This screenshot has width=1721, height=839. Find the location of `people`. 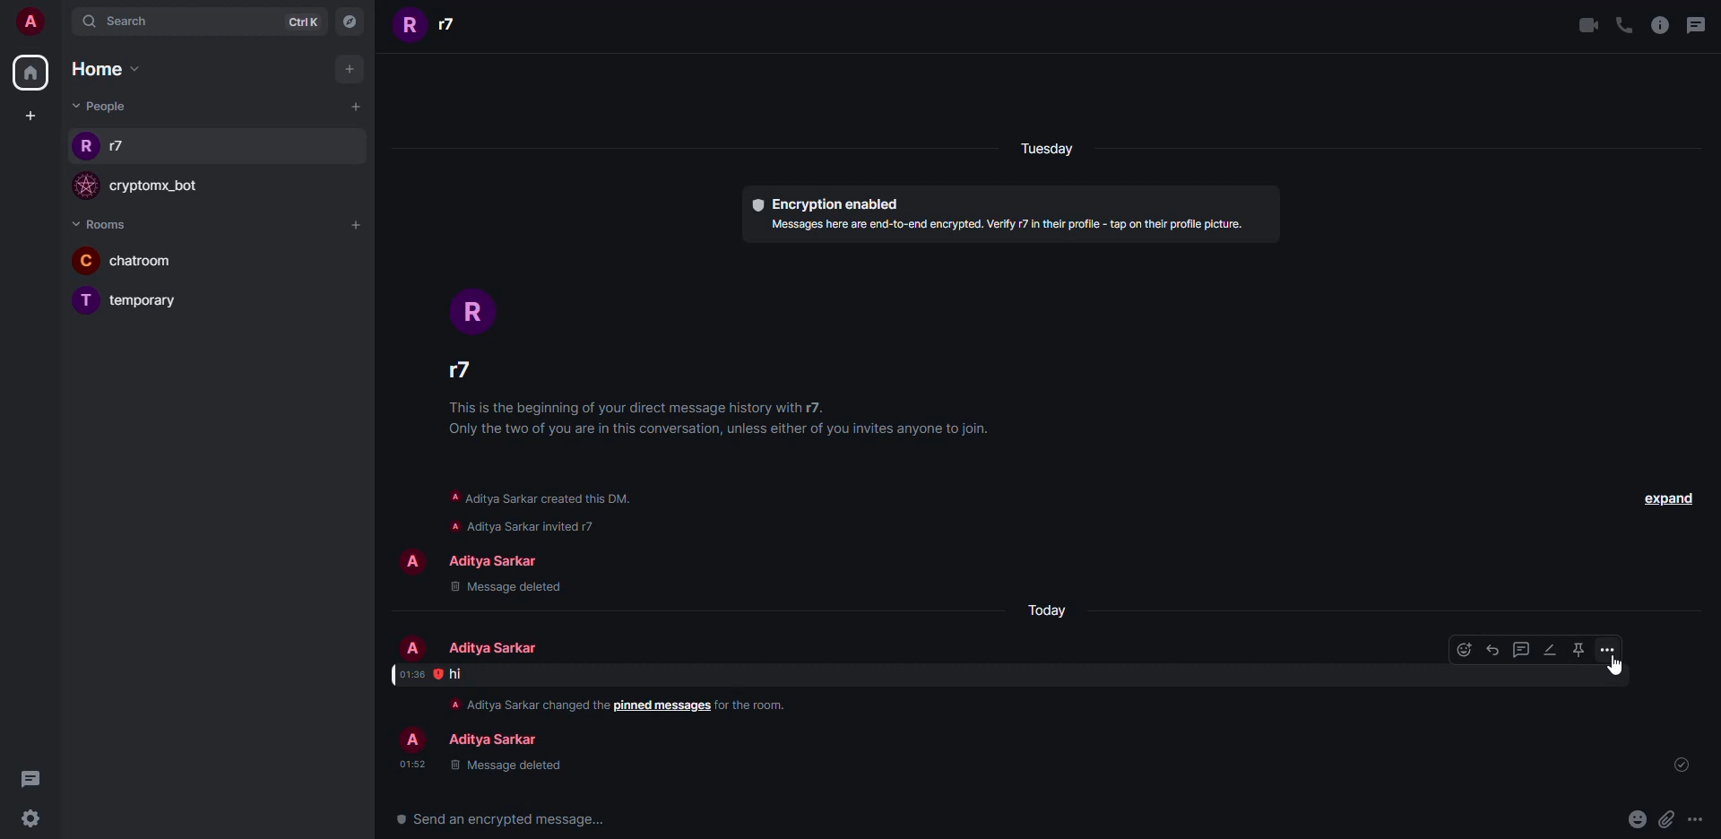

people is located at coordinates (454, 24).